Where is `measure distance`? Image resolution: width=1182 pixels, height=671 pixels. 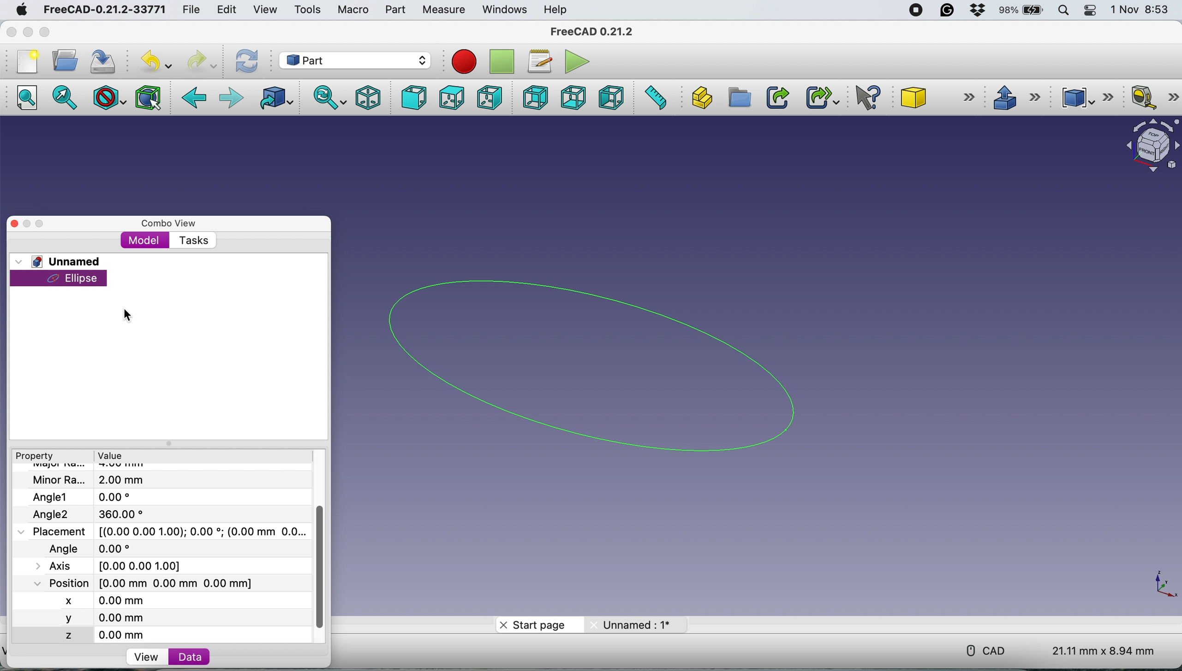 measure distance is located at coordinates (651, 98).